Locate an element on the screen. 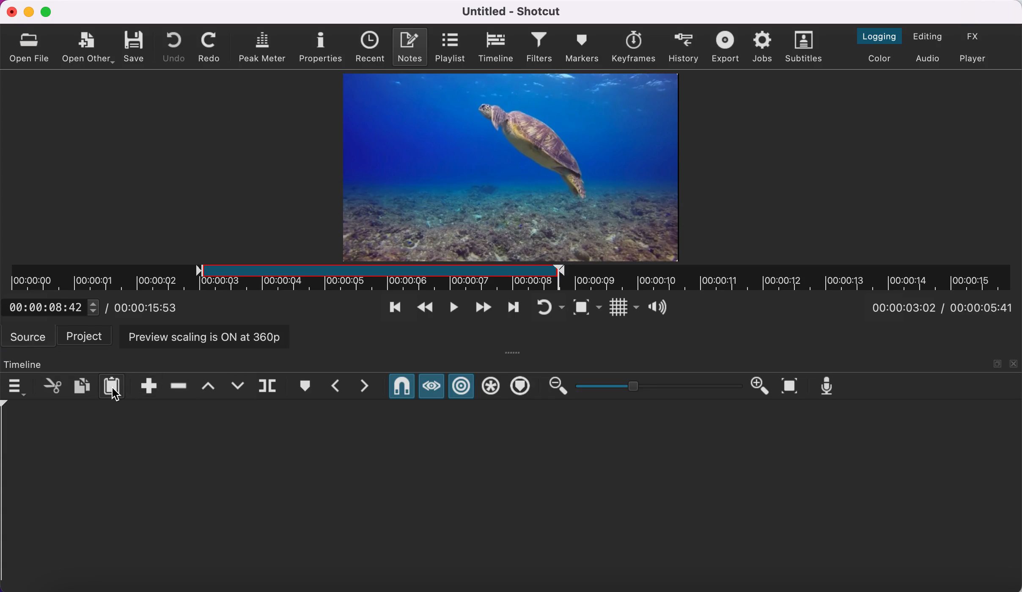  project is located at coordinates (85, 336).